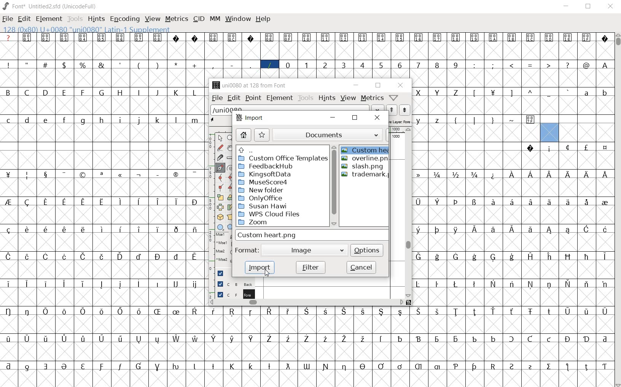 The width and height of the screenshot is (621, 387). I want to click on glyph, so click(176, 64).